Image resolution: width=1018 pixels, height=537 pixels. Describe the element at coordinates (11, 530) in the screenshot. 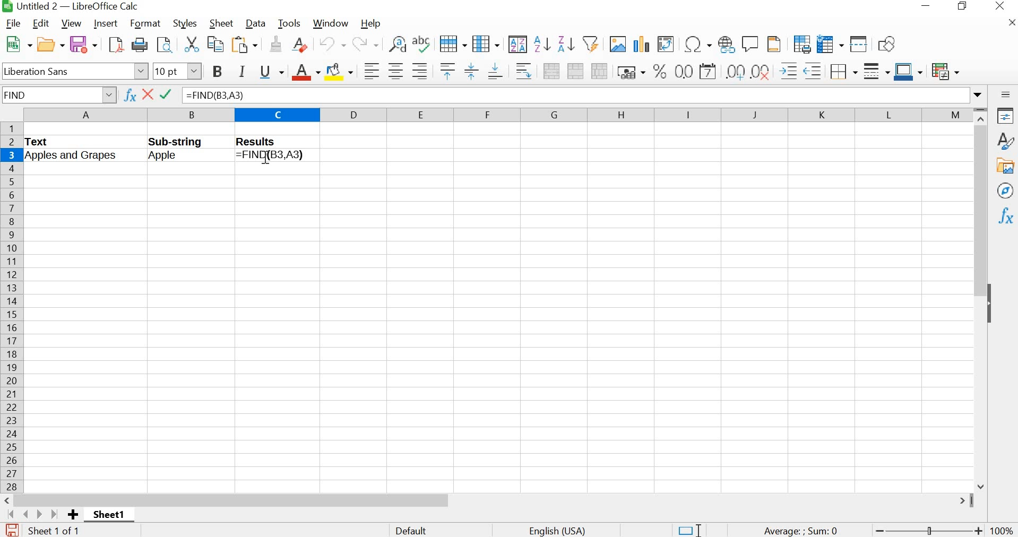

I see `save` at that location.